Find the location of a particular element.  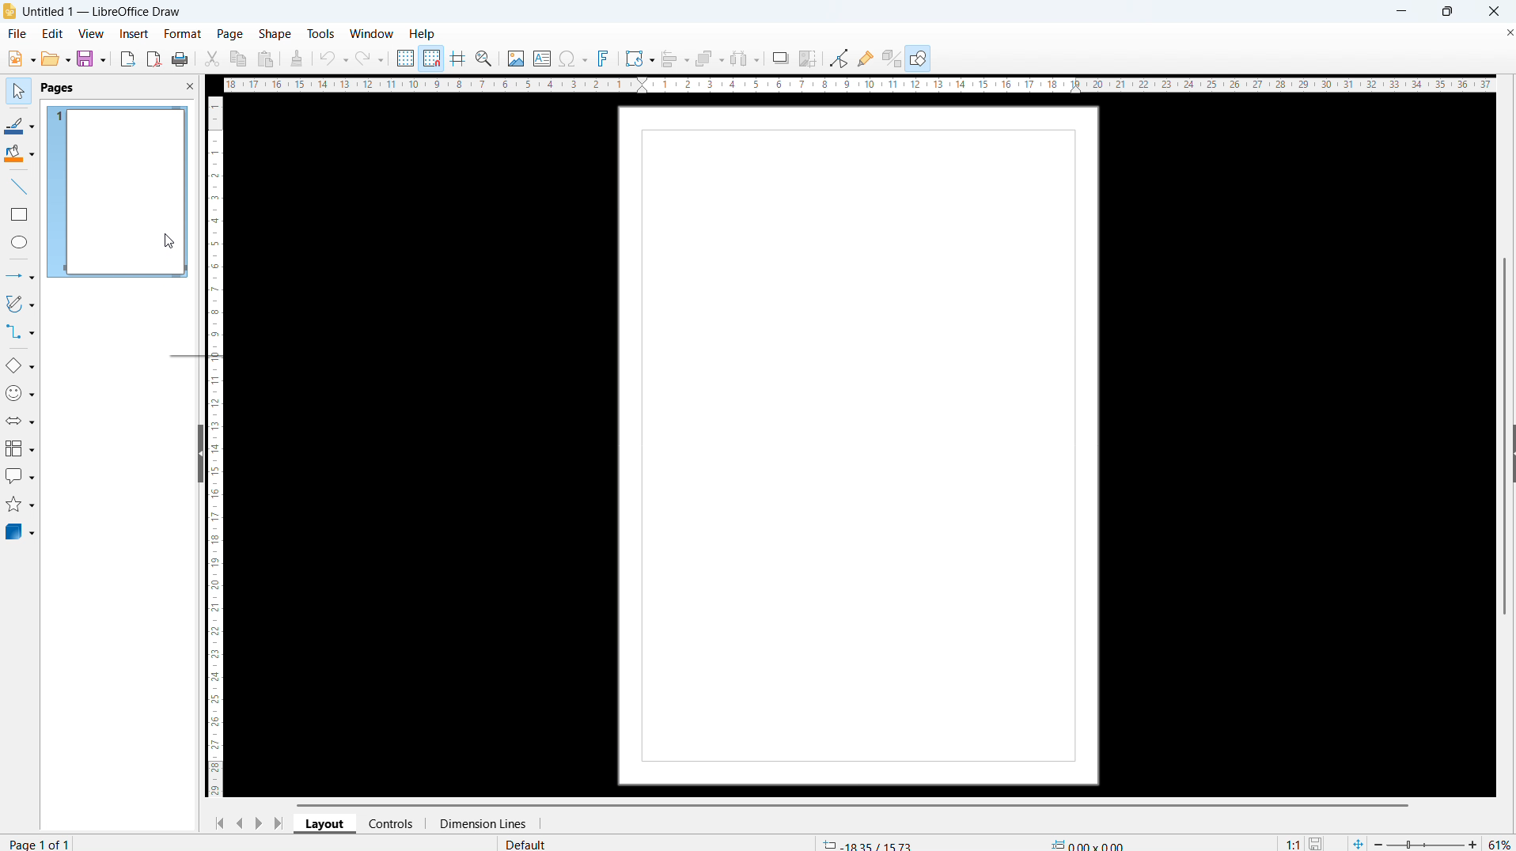

new is located at coordinates (19, 59).